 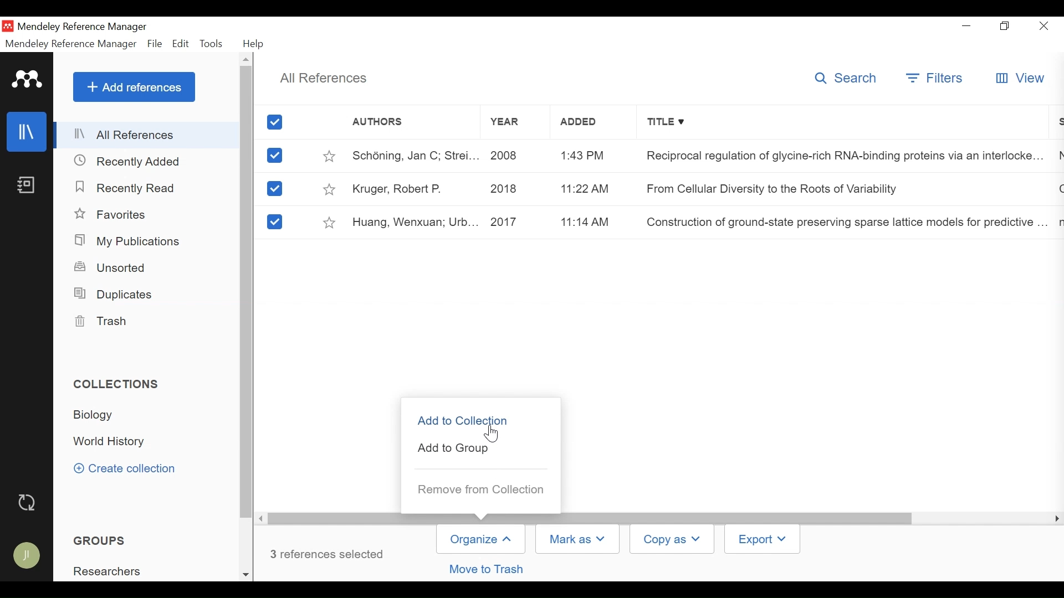 What do you see at coordinates (1019, 79) in the screenshot?
I see `View` at bounding box center [1019, 79].